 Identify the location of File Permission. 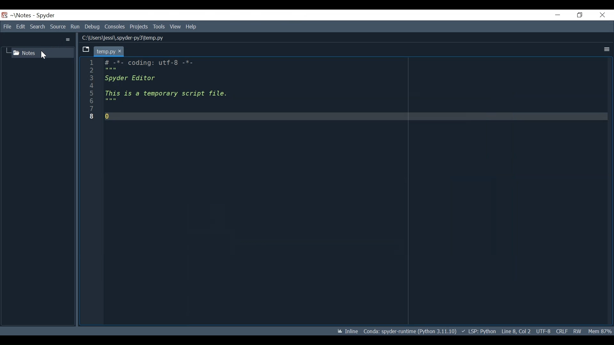
(577, 331).